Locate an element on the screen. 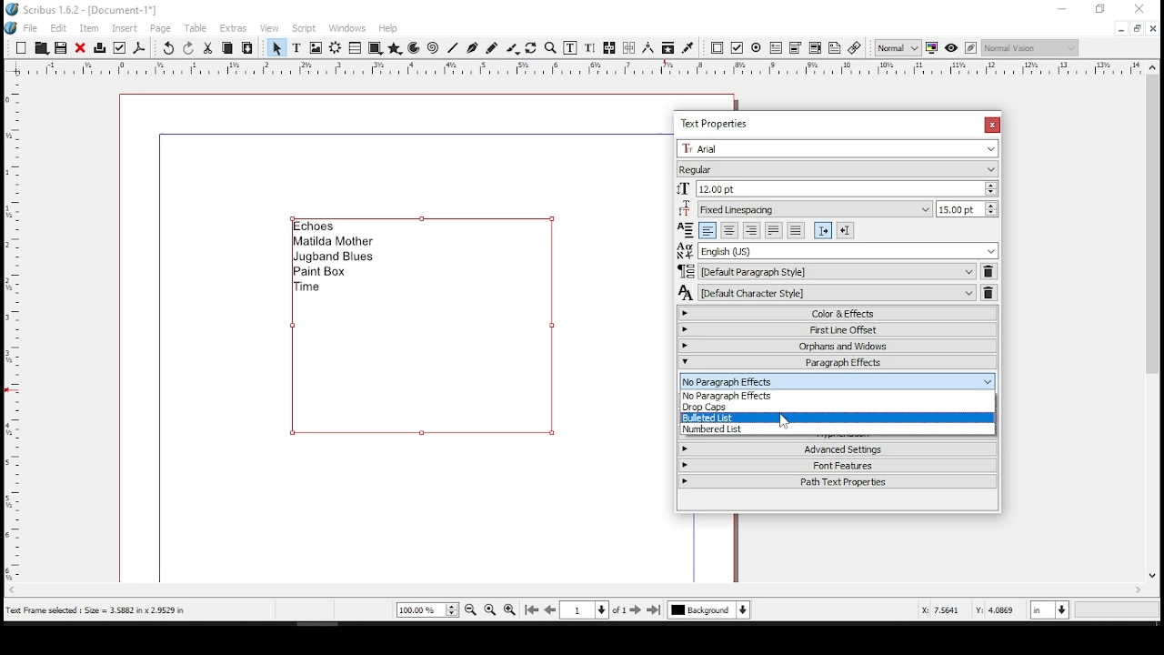 The height and width of the screenshot is (655, 1164). measurements is located at coordinates (647, 48).